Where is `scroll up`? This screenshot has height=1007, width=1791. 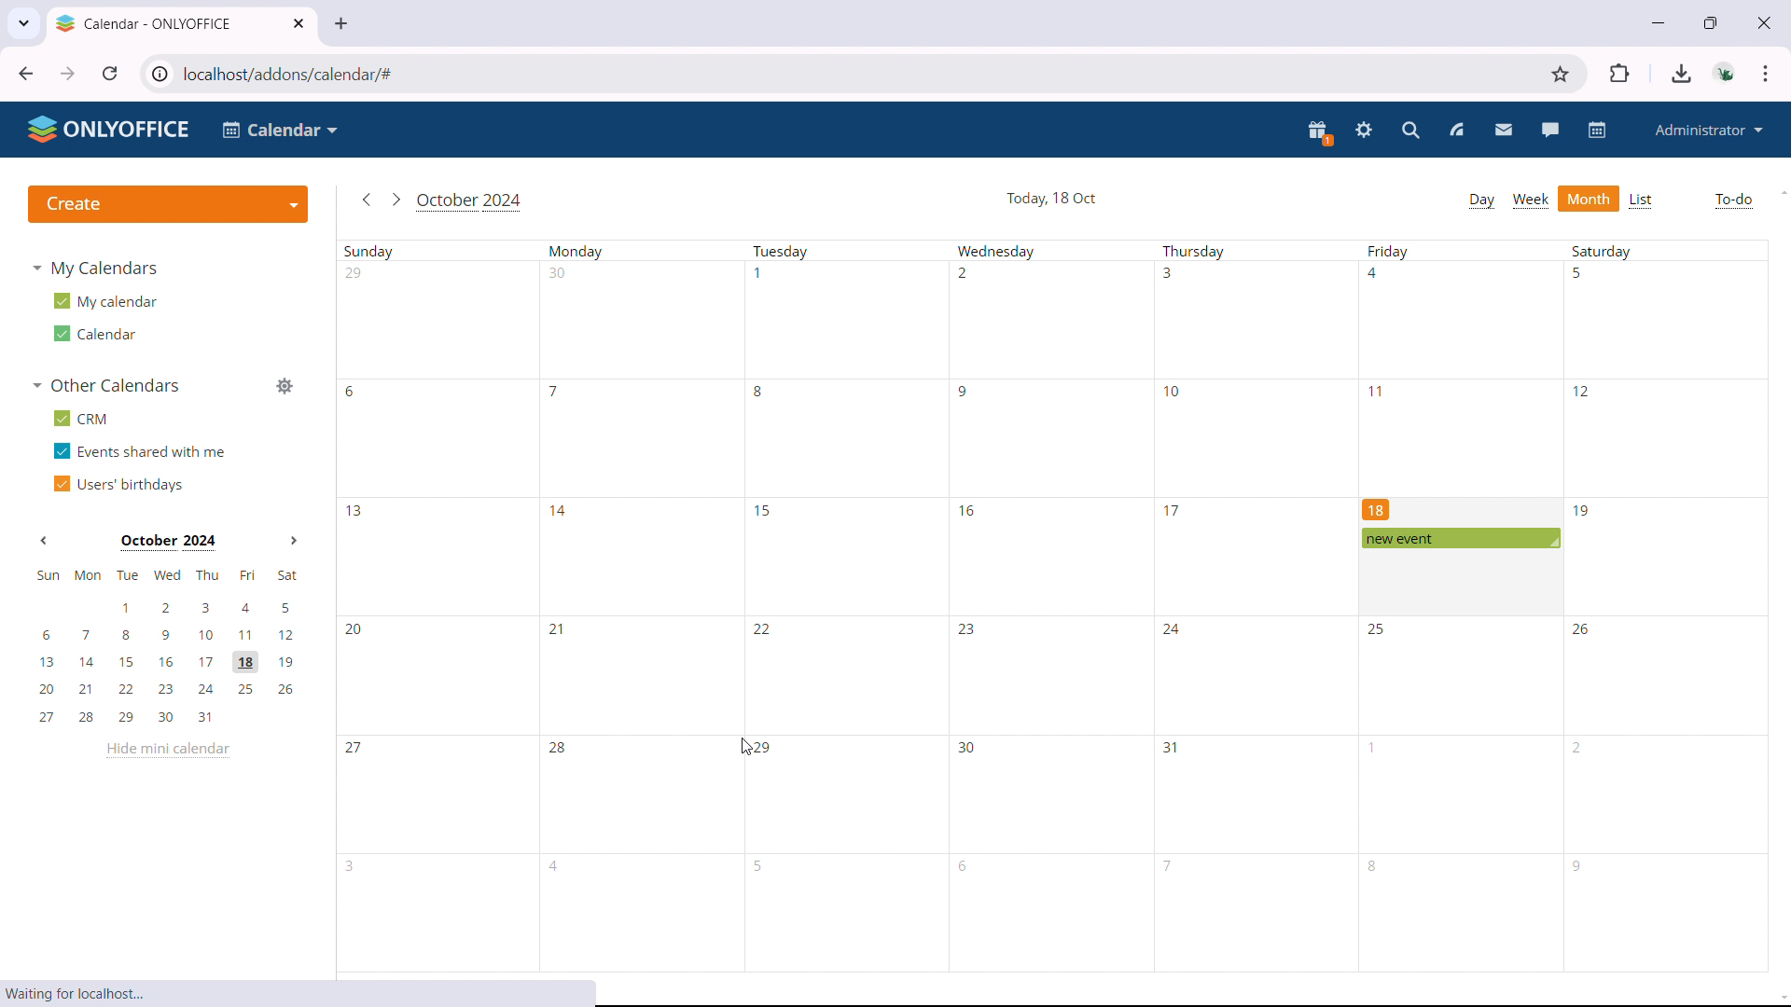
scroll up is located at coordinates (1780, 191).